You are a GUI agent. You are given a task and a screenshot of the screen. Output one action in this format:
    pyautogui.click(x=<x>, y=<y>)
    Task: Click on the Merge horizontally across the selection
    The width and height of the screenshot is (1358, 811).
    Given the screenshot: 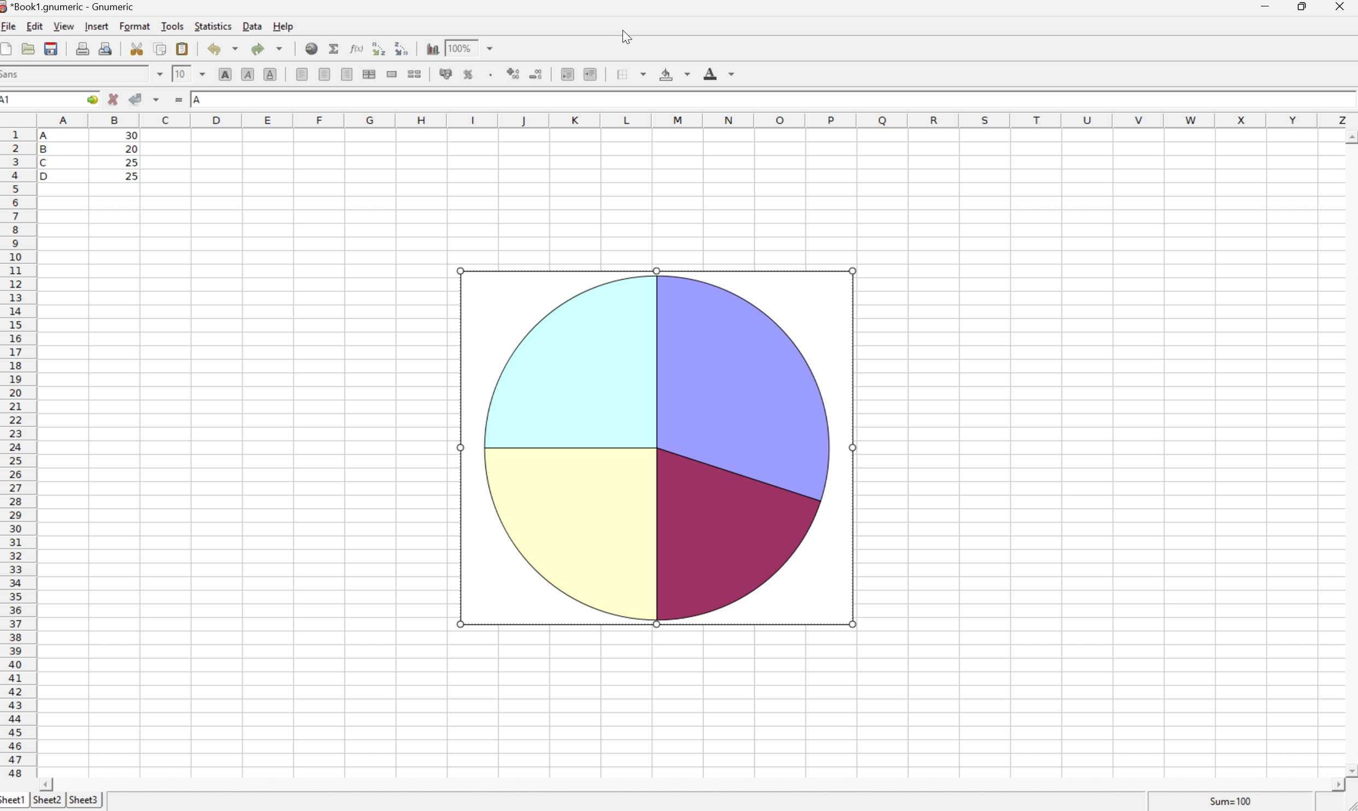 What is the action you would take?
    pyautogui.click(x=369, y=74)
    